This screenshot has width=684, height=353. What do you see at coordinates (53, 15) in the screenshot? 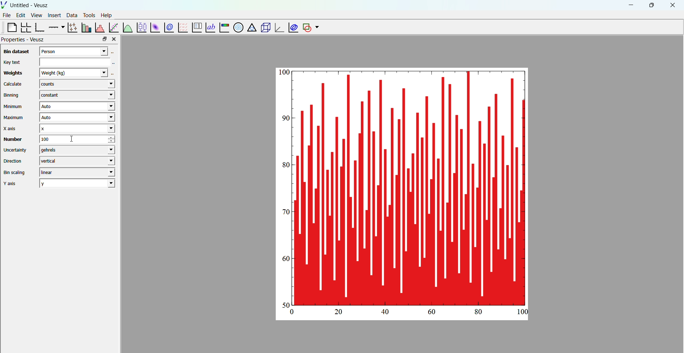
I see `insert` at bounding box center [53, 15].